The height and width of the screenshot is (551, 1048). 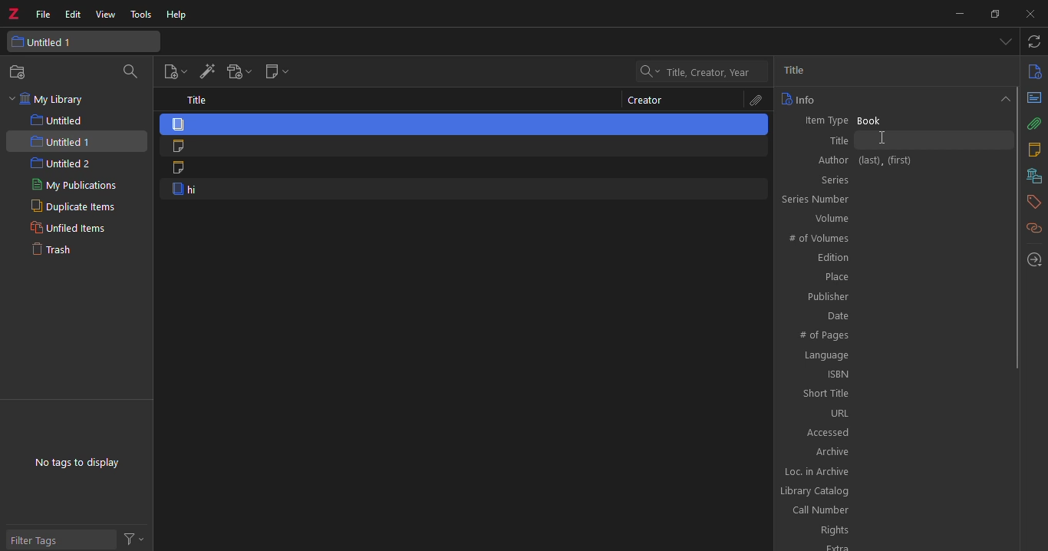 I want to click on item type: Book, so click(x=891, y=119).